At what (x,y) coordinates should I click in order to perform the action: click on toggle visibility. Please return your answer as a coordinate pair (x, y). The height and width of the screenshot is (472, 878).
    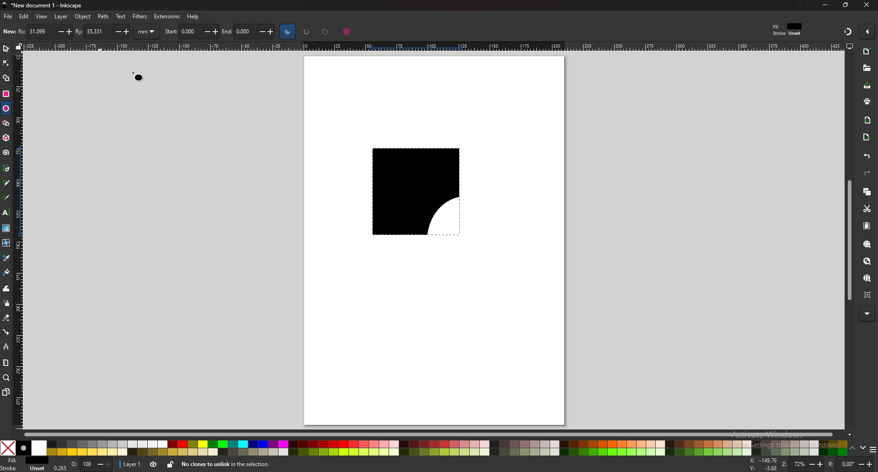
    Looking at the image, I should click on (152, 464).